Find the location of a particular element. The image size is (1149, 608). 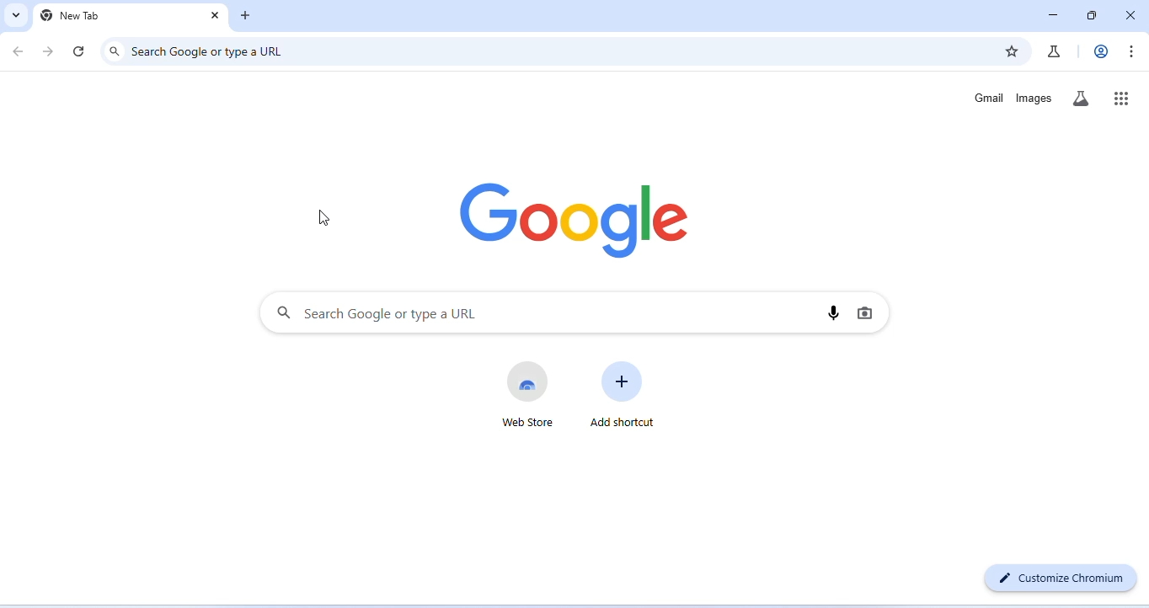

customize and control chromium is located at coordinates (1133, 51).